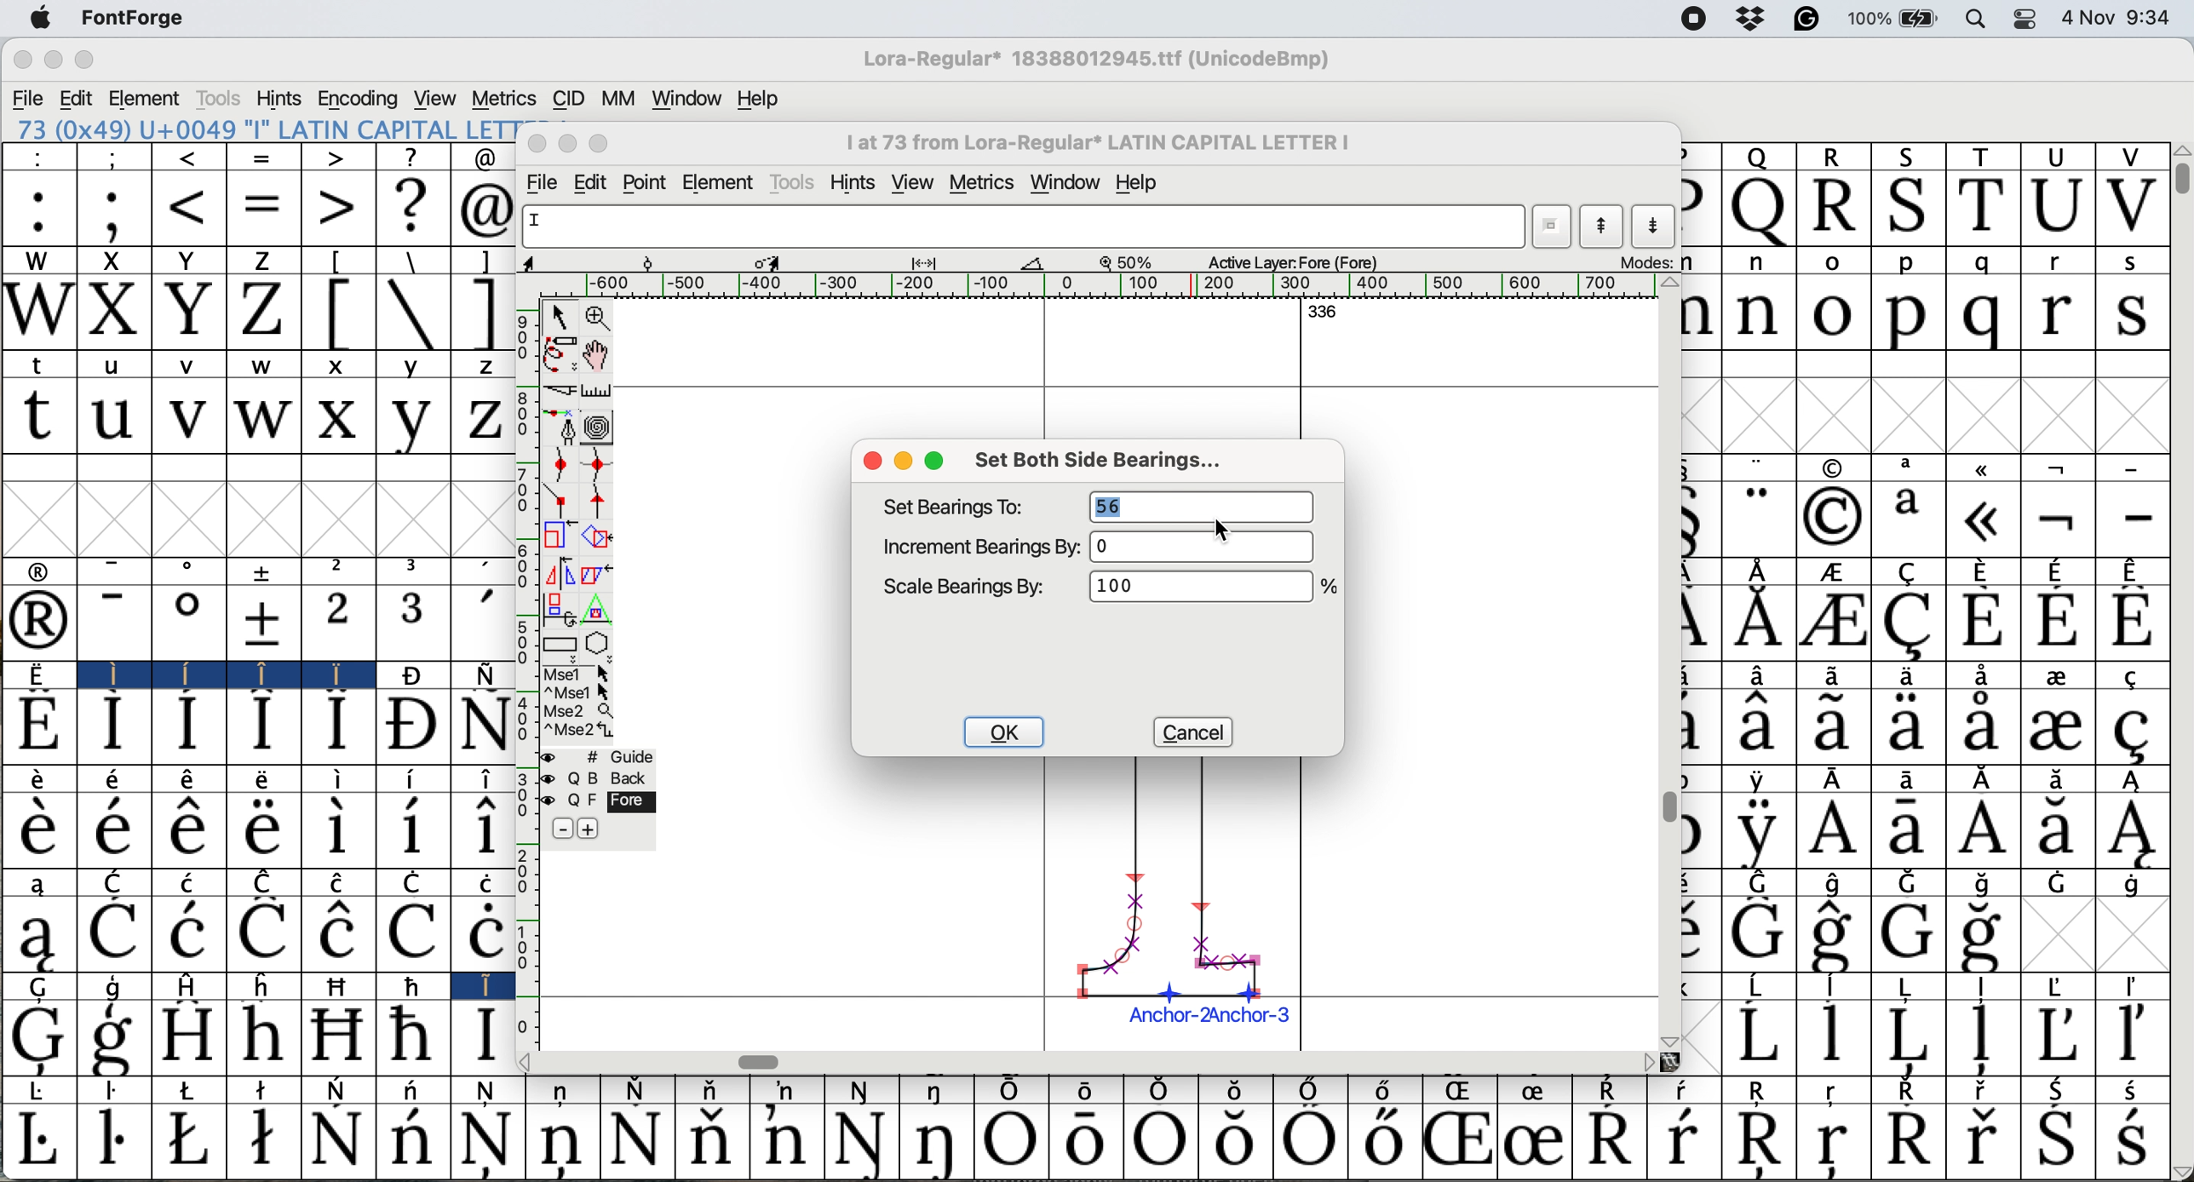  What do you see at coordinates (480, 831) in the screenshot?
I see `Symbol` at bounding box center [480, 831].